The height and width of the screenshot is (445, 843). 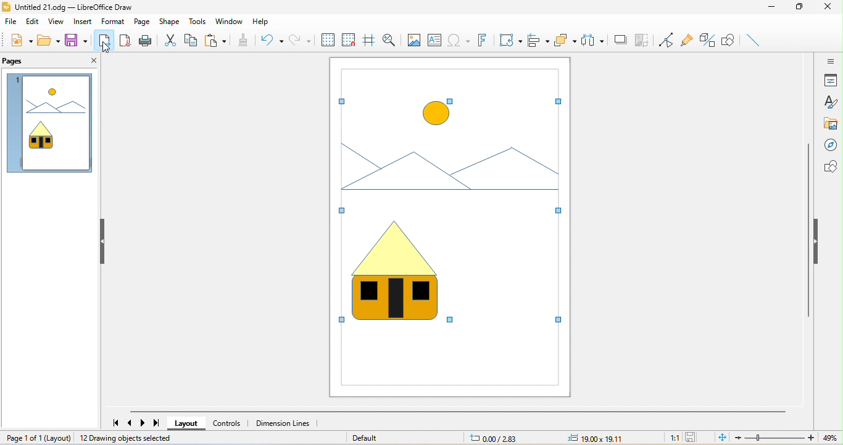 I want to click on open/ close sidebar, so click(x=829, y=60).